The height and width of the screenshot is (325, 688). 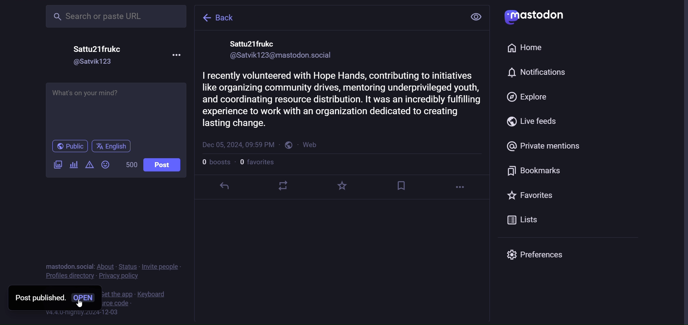 What do you see at coordinates (162, 264) in the screenshot?
I see `invite people` at bounding box center [162, 264].